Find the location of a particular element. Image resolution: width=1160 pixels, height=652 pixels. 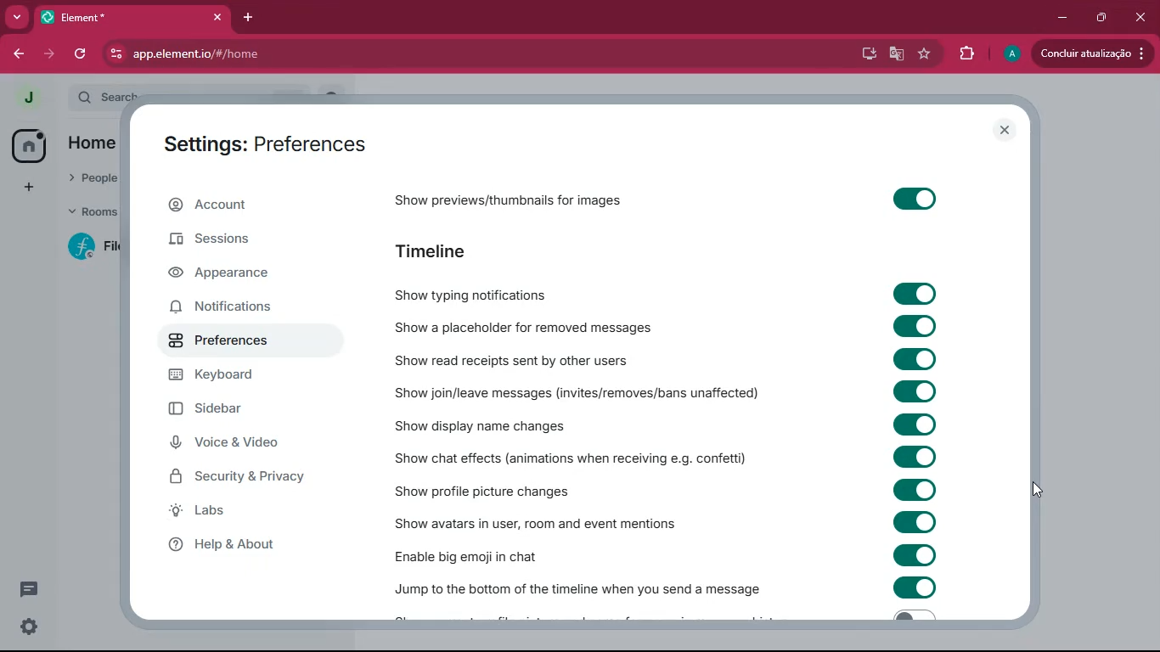

sidebar is located at coordinates (244, 411).